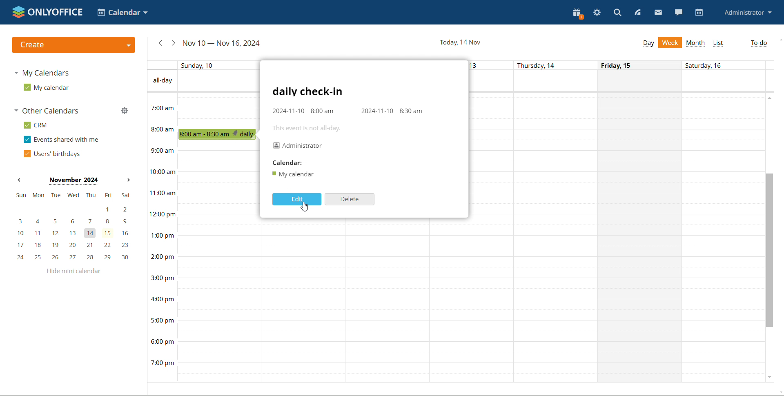  Describe the element at coordinates (35, 125) in the screenshot. I see `crm` at that location.